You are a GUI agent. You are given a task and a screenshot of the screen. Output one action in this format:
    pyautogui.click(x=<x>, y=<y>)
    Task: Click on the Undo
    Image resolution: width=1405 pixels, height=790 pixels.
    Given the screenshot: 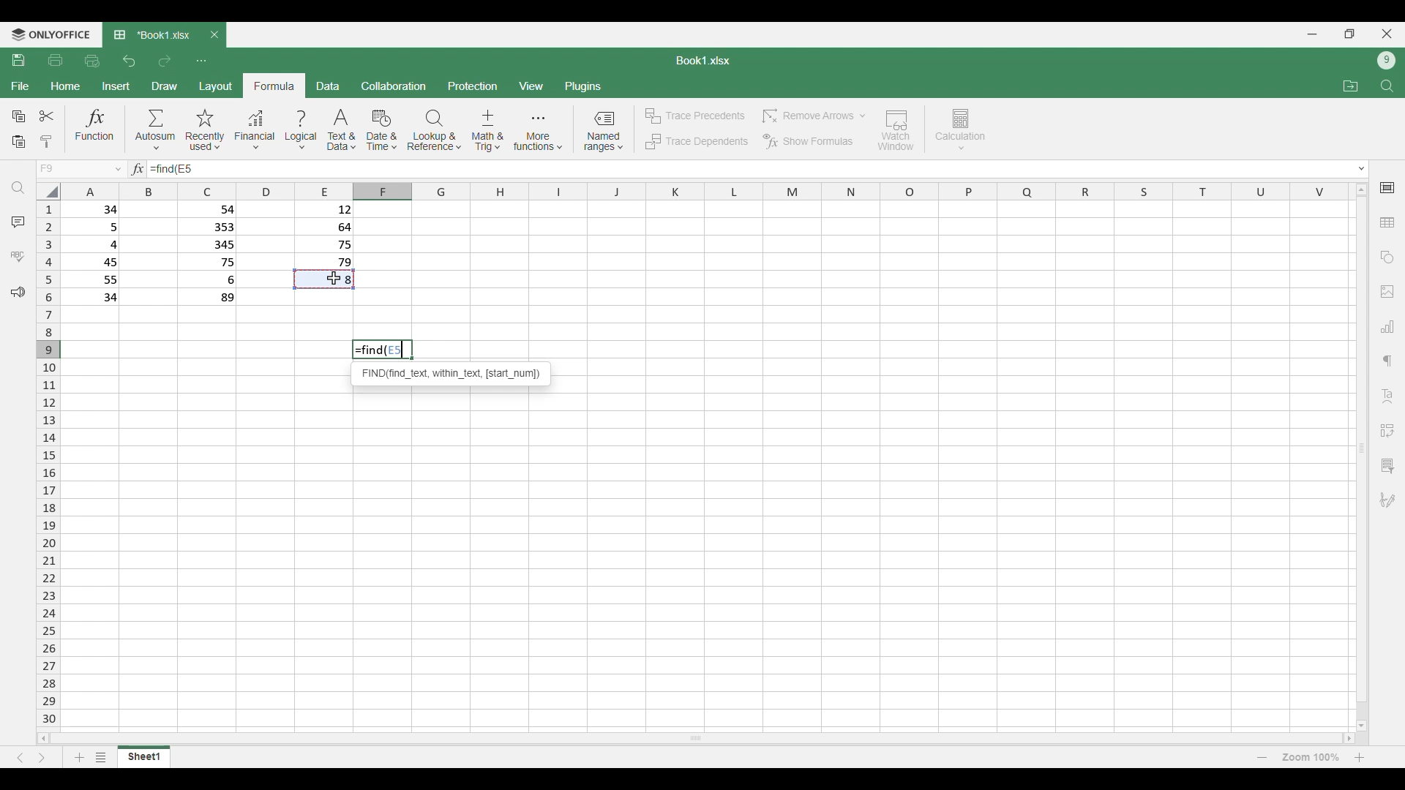 What is the action you would take?
    pyautogui.click(x=130, y=61)
    